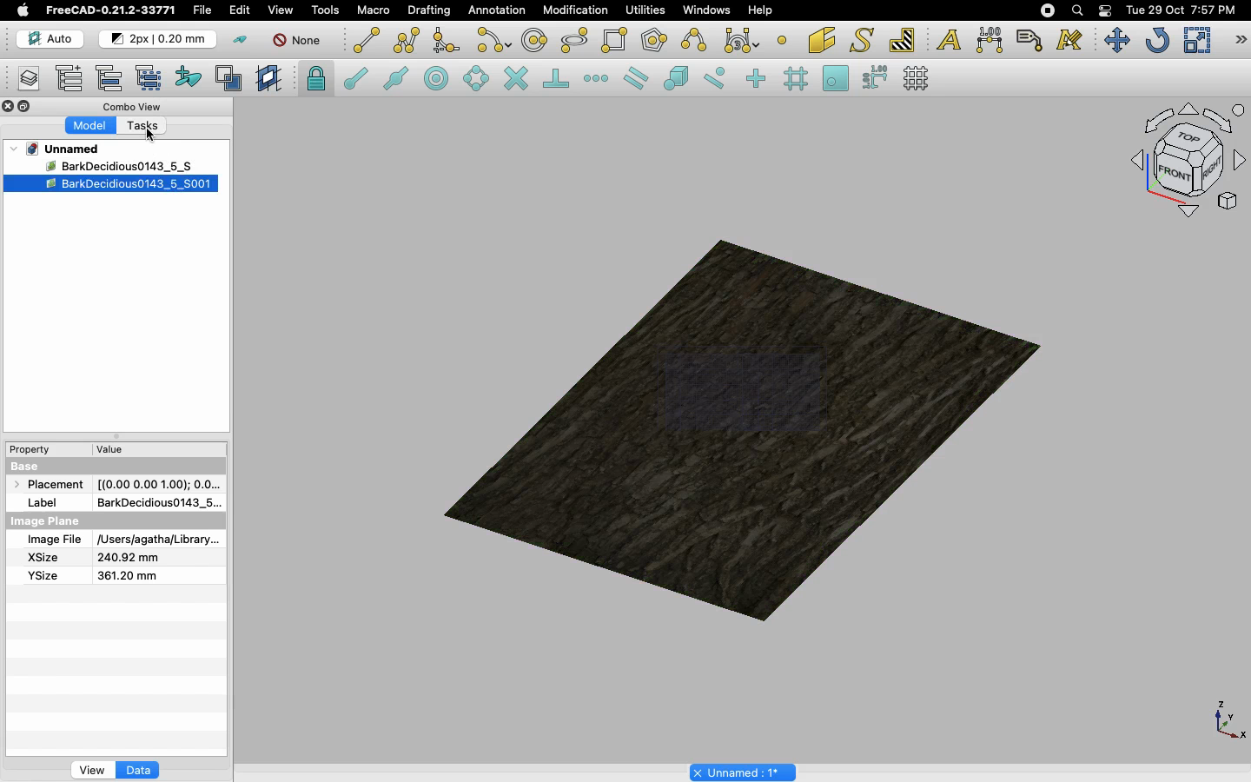 This screenshot has height=782, width=1251. Describe the element at coordinates (47, 501) in the screenshot. I see `label` at that location.